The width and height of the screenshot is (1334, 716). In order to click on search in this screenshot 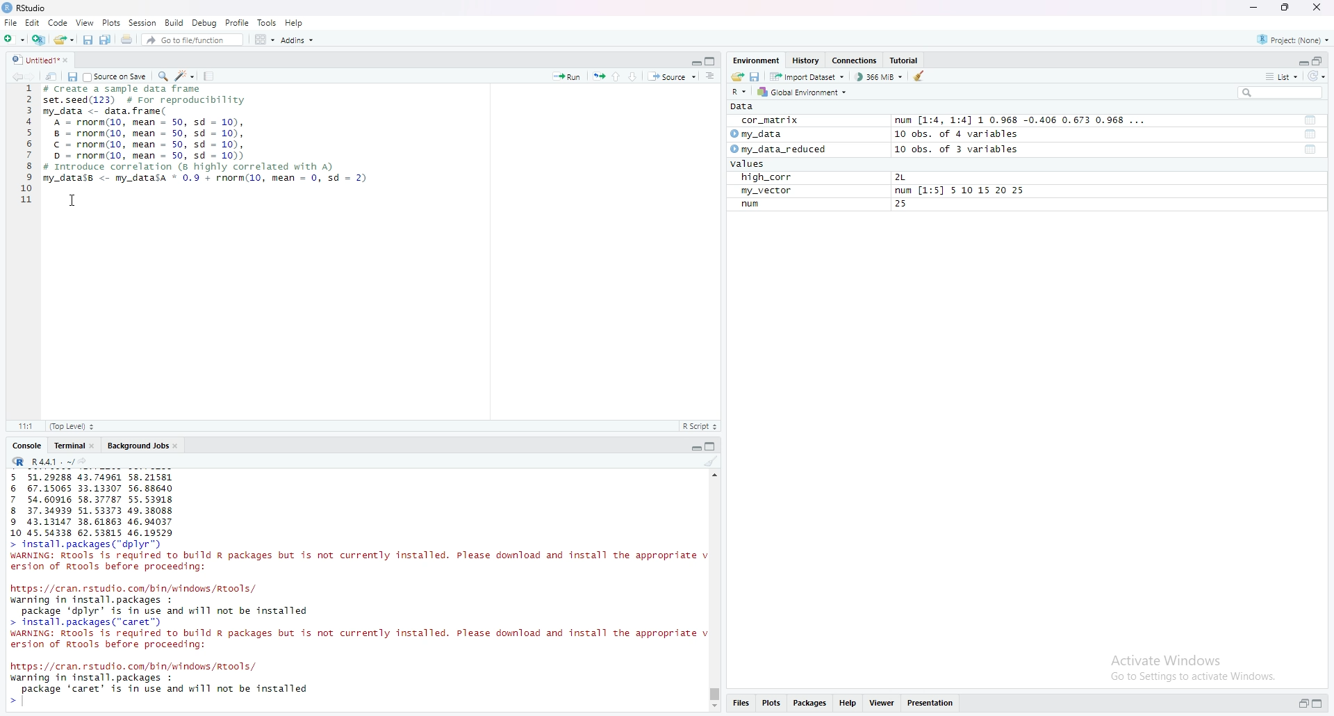, I will do `click(1279, 93)`.